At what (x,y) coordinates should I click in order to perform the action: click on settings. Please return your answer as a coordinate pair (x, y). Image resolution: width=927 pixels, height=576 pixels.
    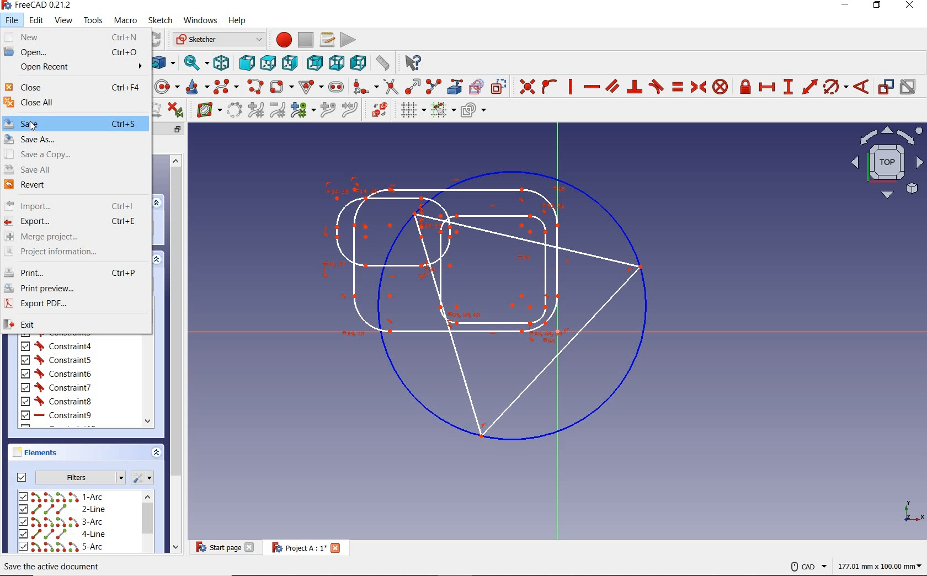
    Looking at the image, I should click on (143, 478).